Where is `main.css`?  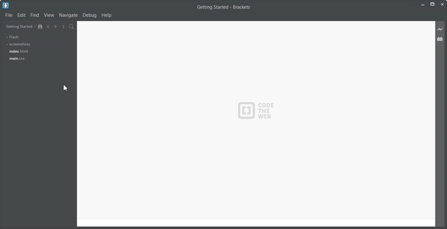 main.css is located at coordinates (17, 59).